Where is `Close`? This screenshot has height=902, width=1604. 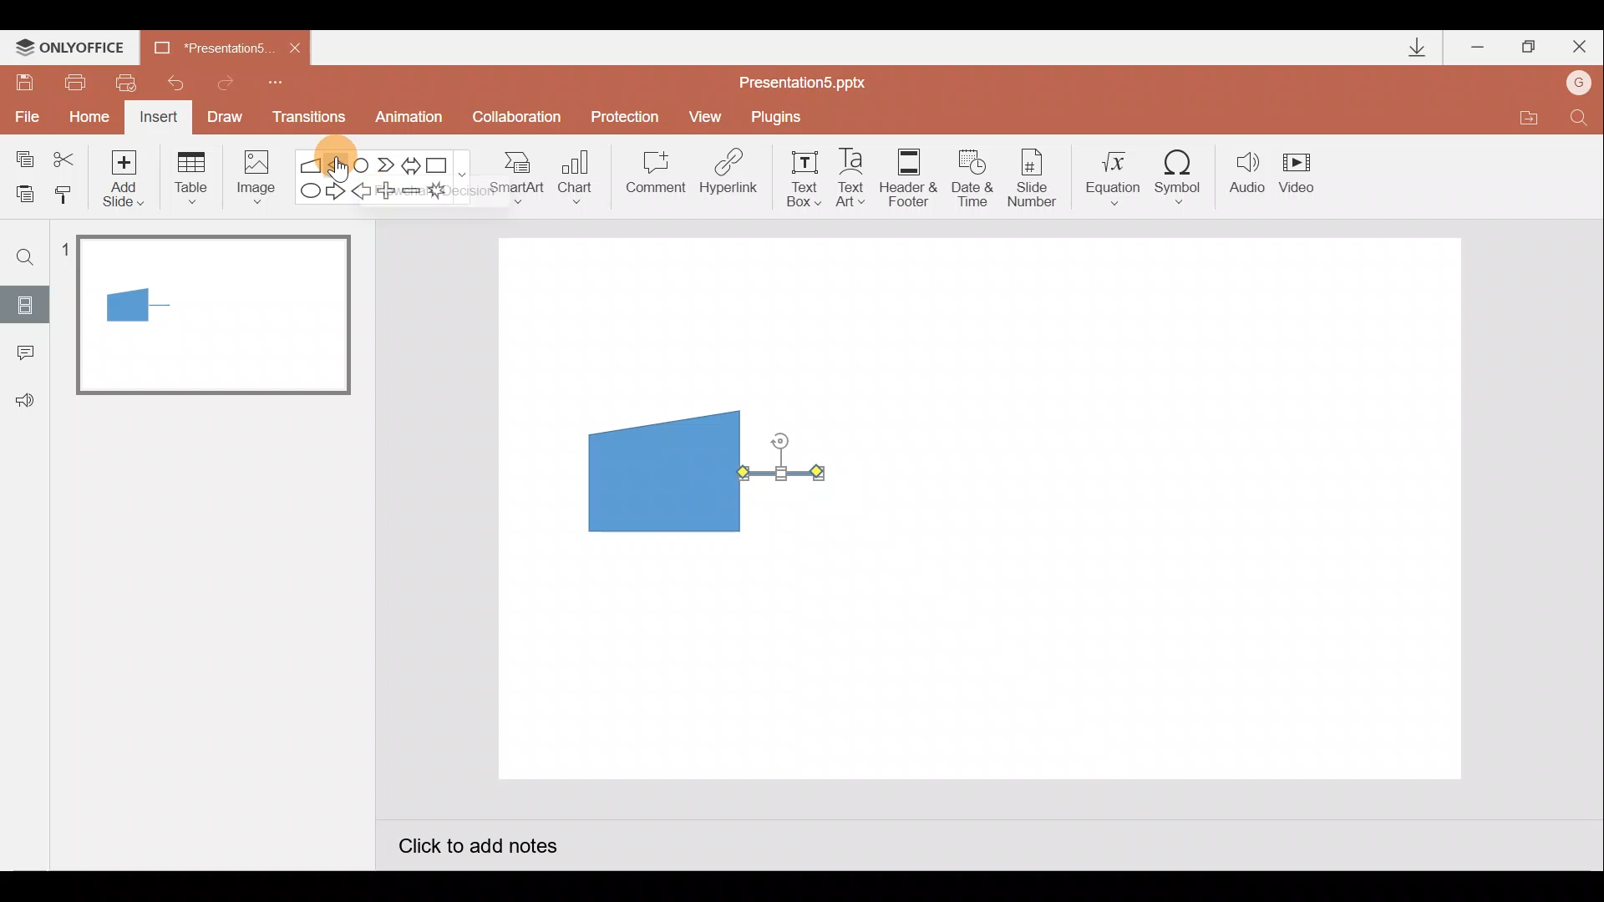
Close is located at coordinates (1580, 50).